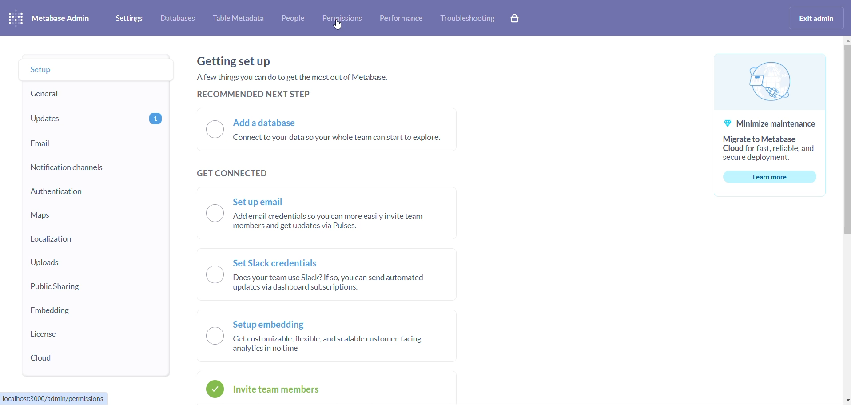  Describe the element at coordinates (214, 213) in the screenshot. I see `checkbox` at that location.